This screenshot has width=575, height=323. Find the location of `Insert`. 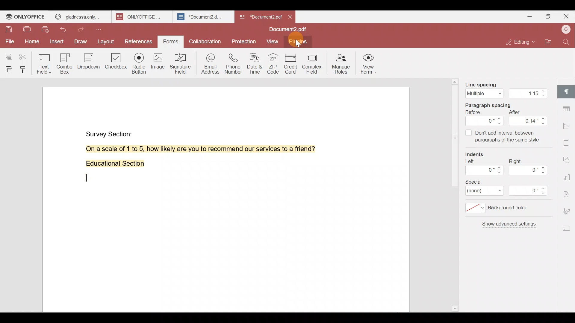

Insert is located at coordinates (57, 42).